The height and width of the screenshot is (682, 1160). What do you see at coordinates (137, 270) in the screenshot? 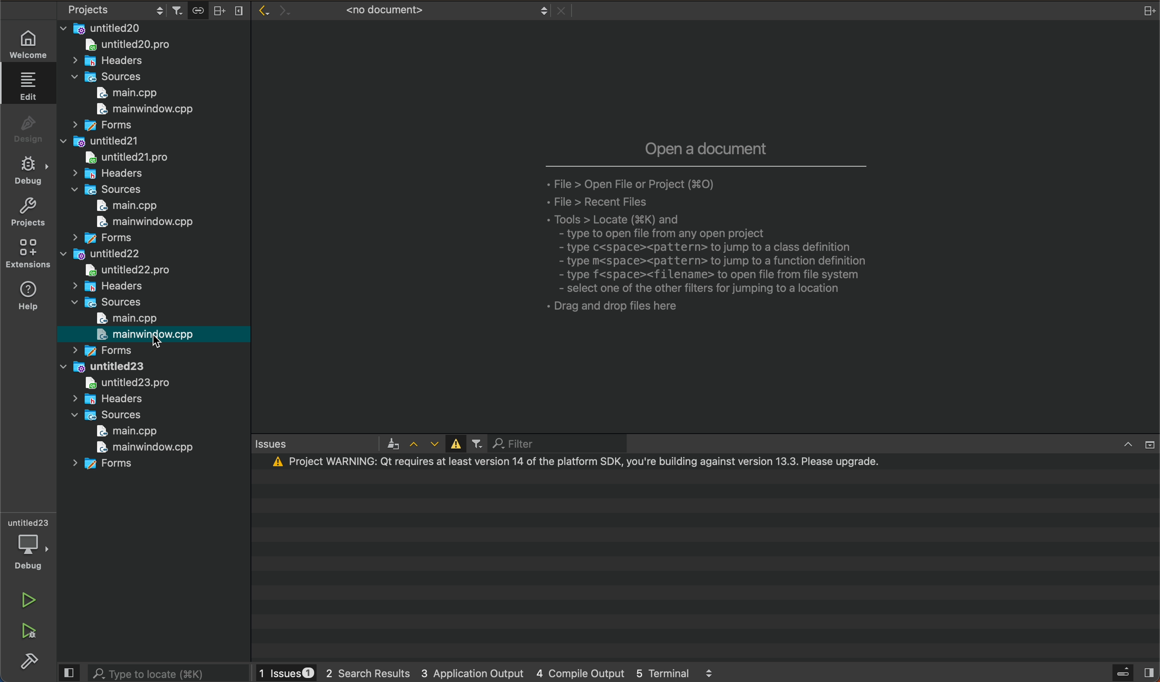
I see `untitled22pro` at bounding box center [137, 270].